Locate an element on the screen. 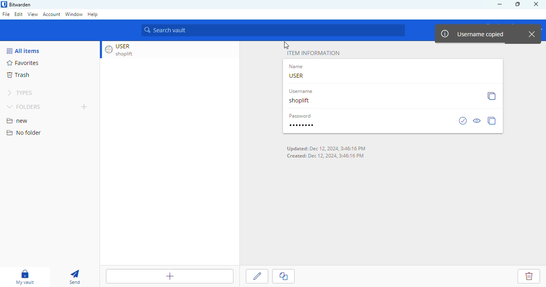 This screenshot has height=287, width=546. new is located at coordinates (18, 121).